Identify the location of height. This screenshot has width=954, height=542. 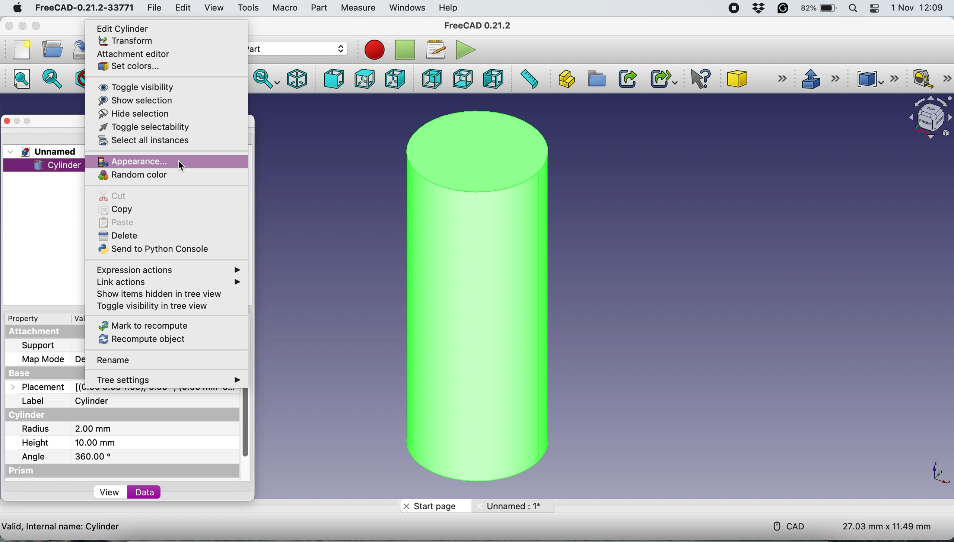
(67, 444).